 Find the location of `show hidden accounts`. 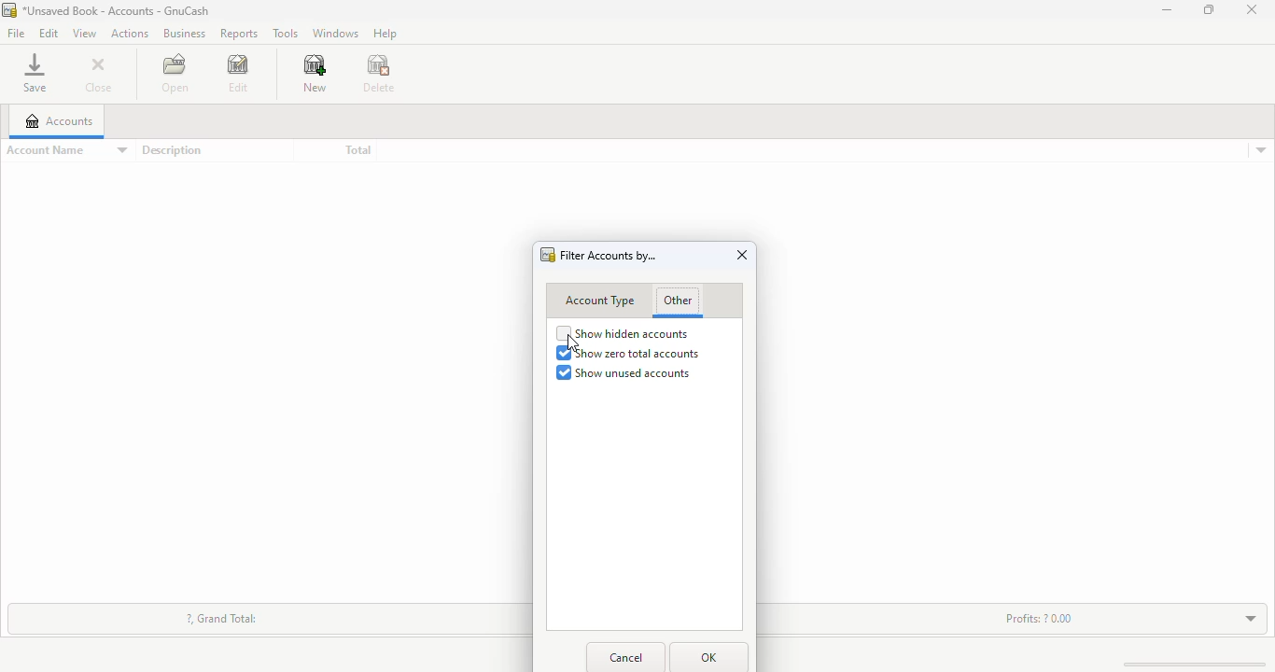

show hidden accounts is located at coordinates (623, 333).